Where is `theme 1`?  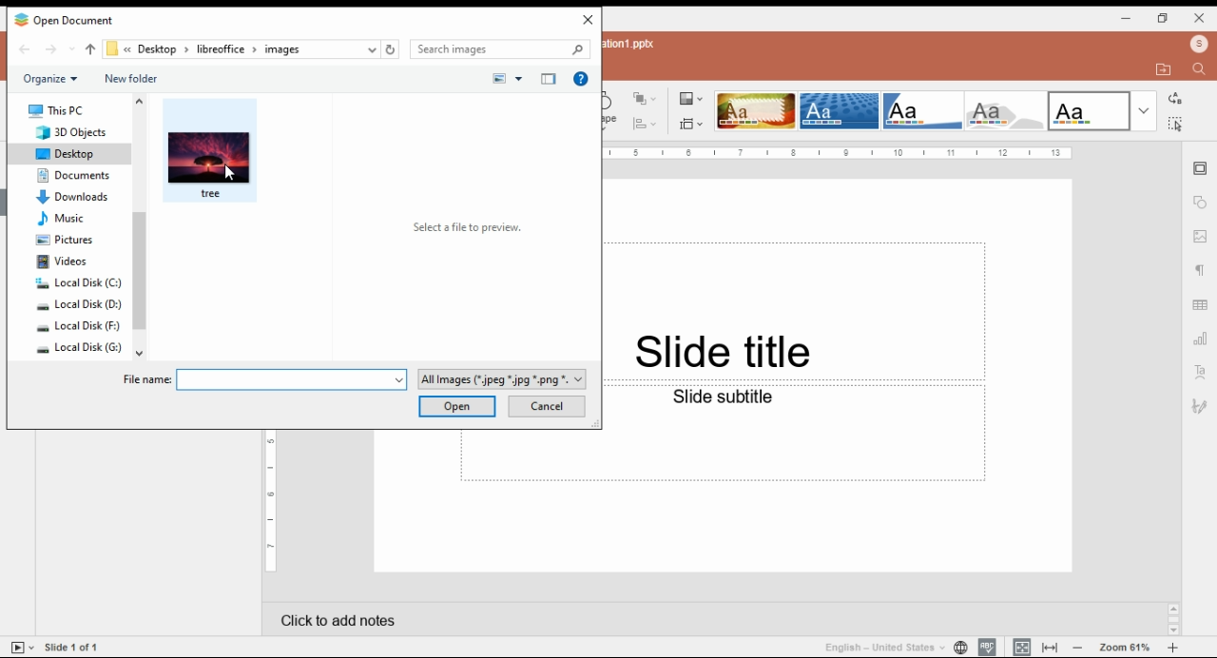
theme 1 is located at coordinates (754, 111).